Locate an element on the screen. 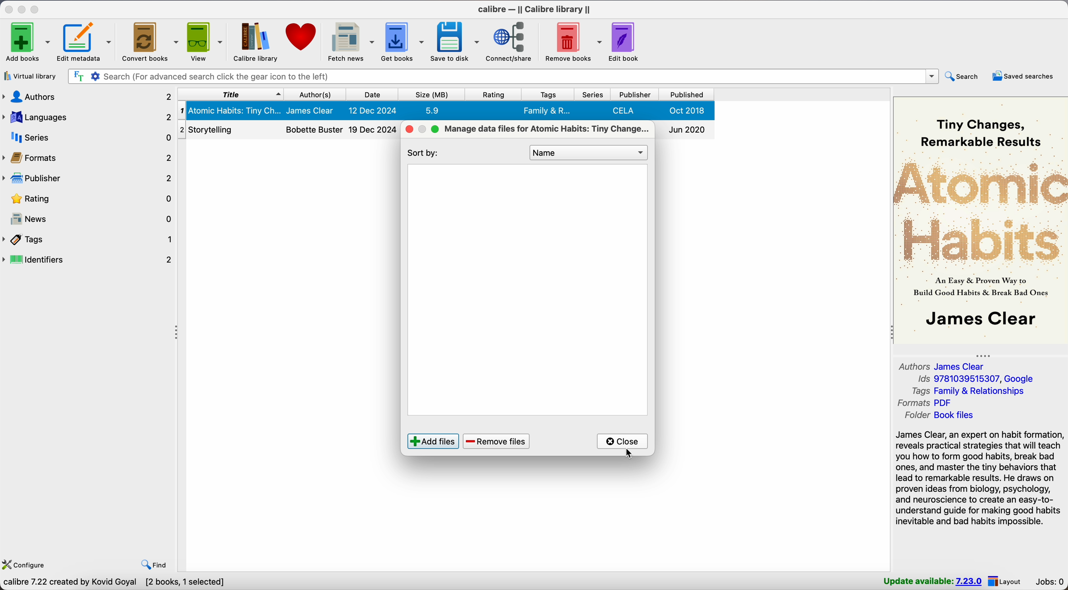 This screenshot has width=1068, height=590. layout is located at coordinates (1005, 581).